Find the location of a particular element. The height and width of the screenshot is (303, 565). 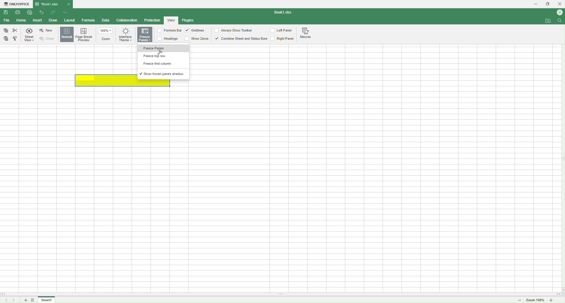

Minimize is located at coordinates (533, 4).